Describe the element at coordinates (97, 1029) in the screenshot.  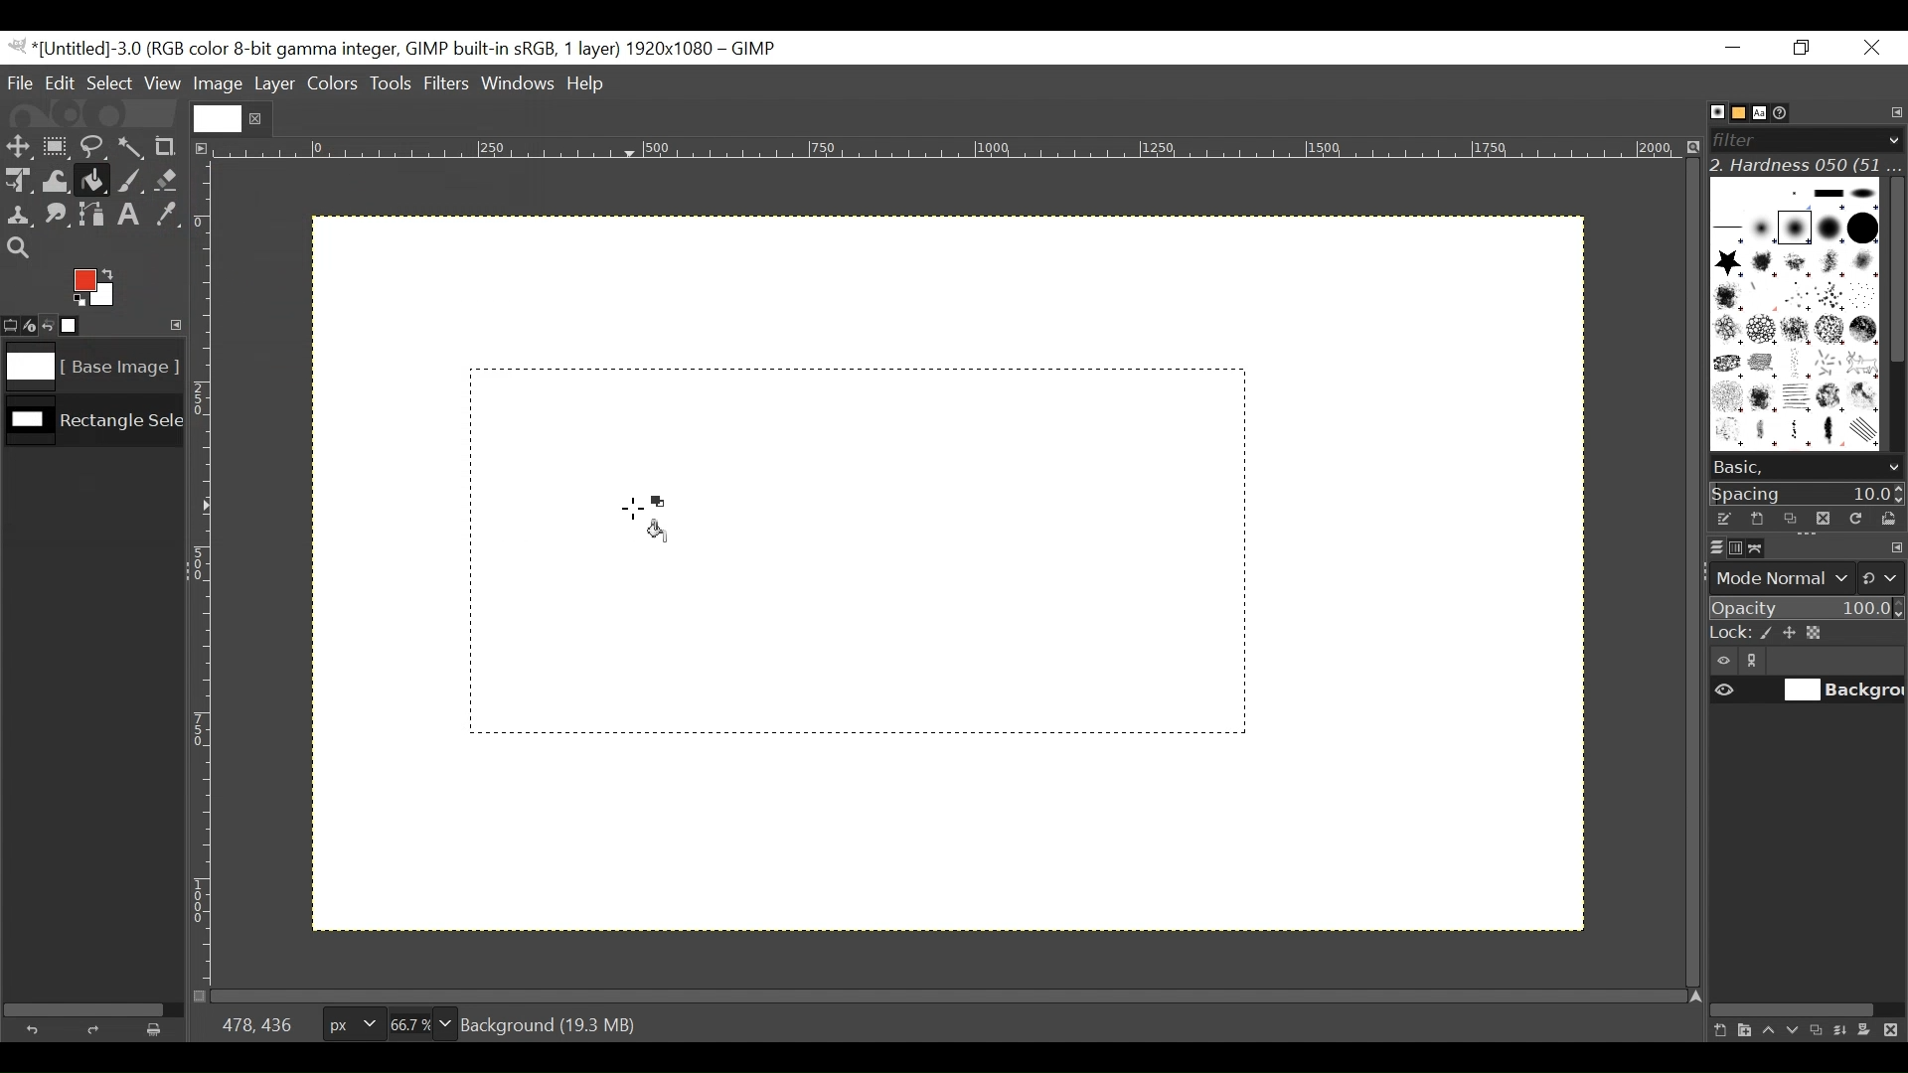
I see `Redo` at that location.